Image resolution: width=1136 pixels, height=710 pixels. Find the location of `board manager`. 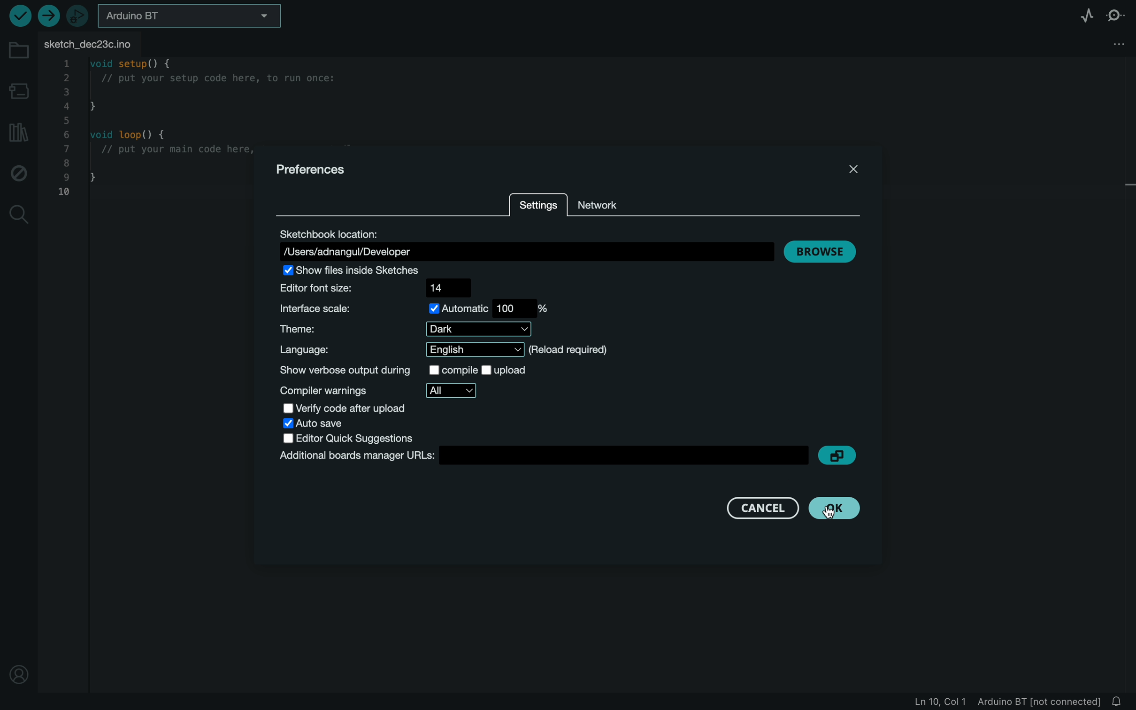

board manager is located at coordinates (18, 88).